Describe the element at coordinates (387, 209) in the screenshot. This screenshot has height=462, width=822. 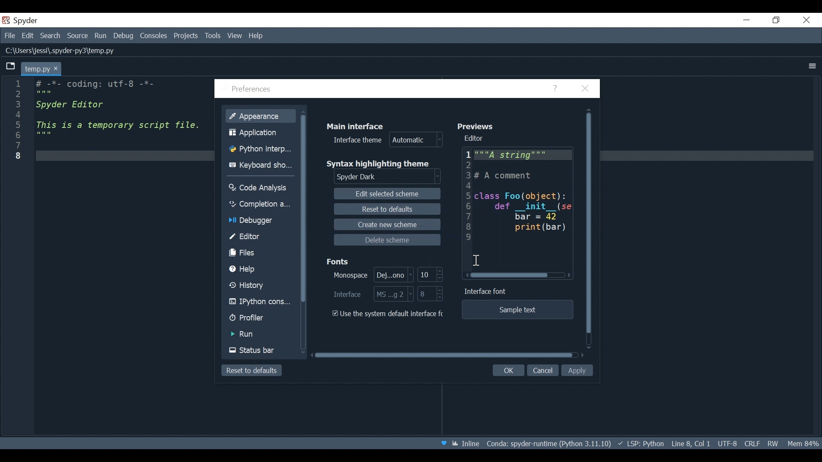
I see `Reset to defaults` at that location.